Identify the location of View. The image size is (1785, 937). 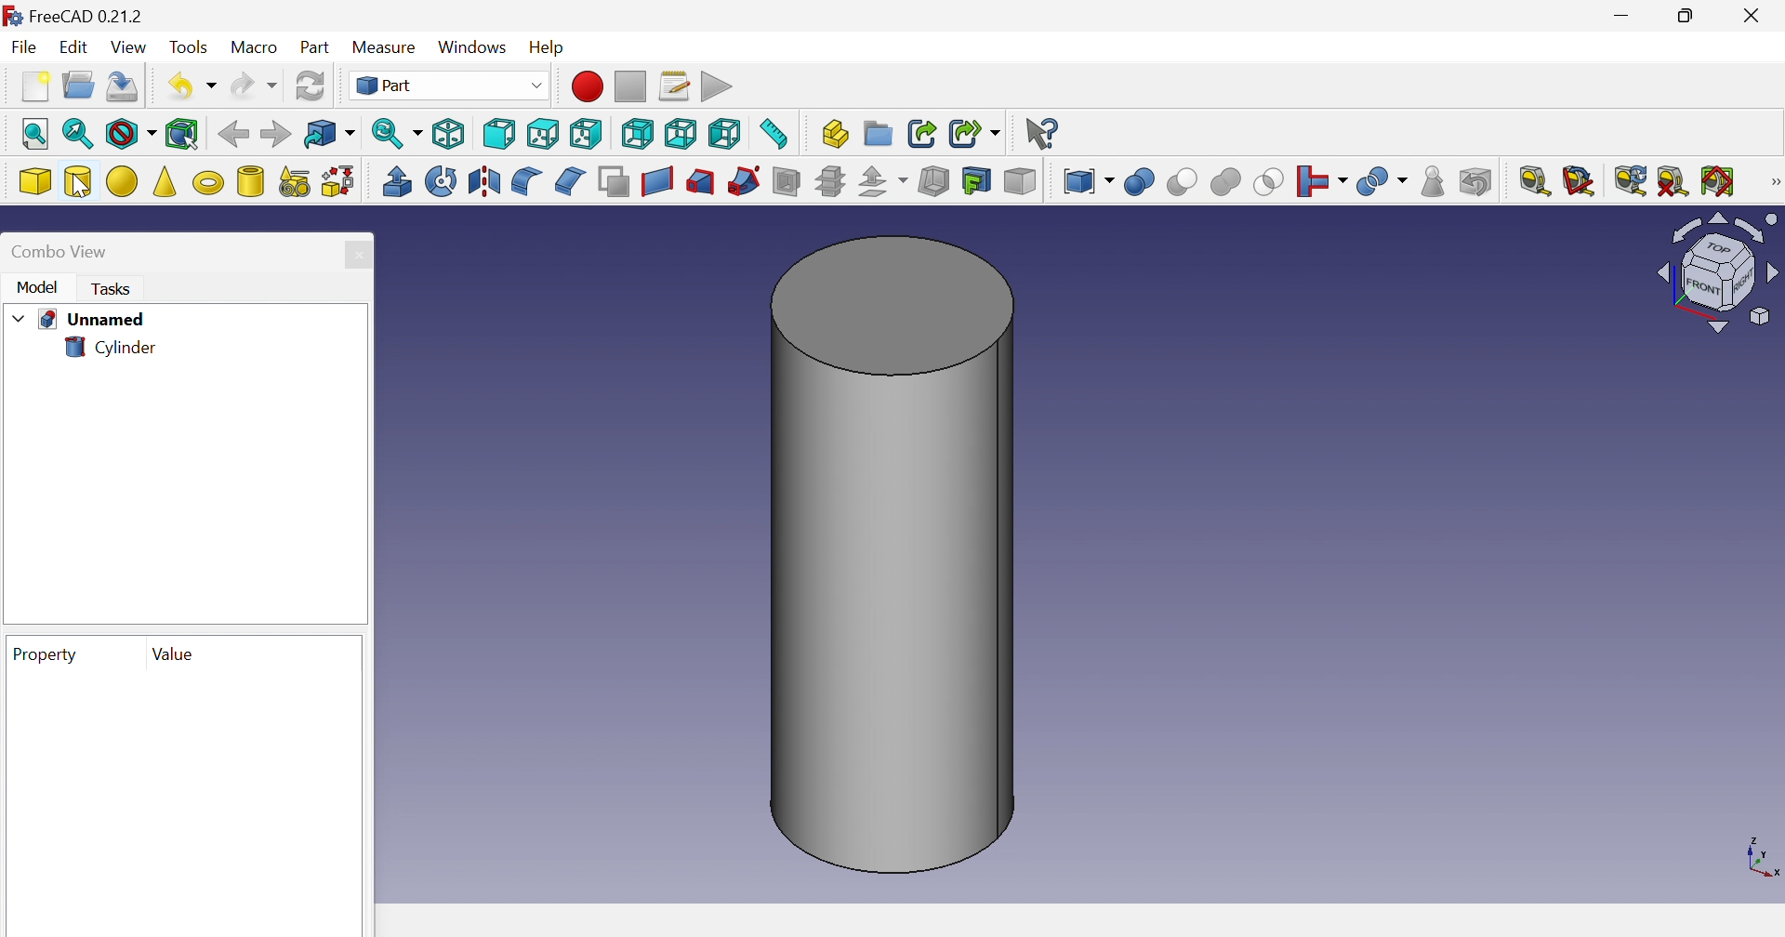
(132, 47).